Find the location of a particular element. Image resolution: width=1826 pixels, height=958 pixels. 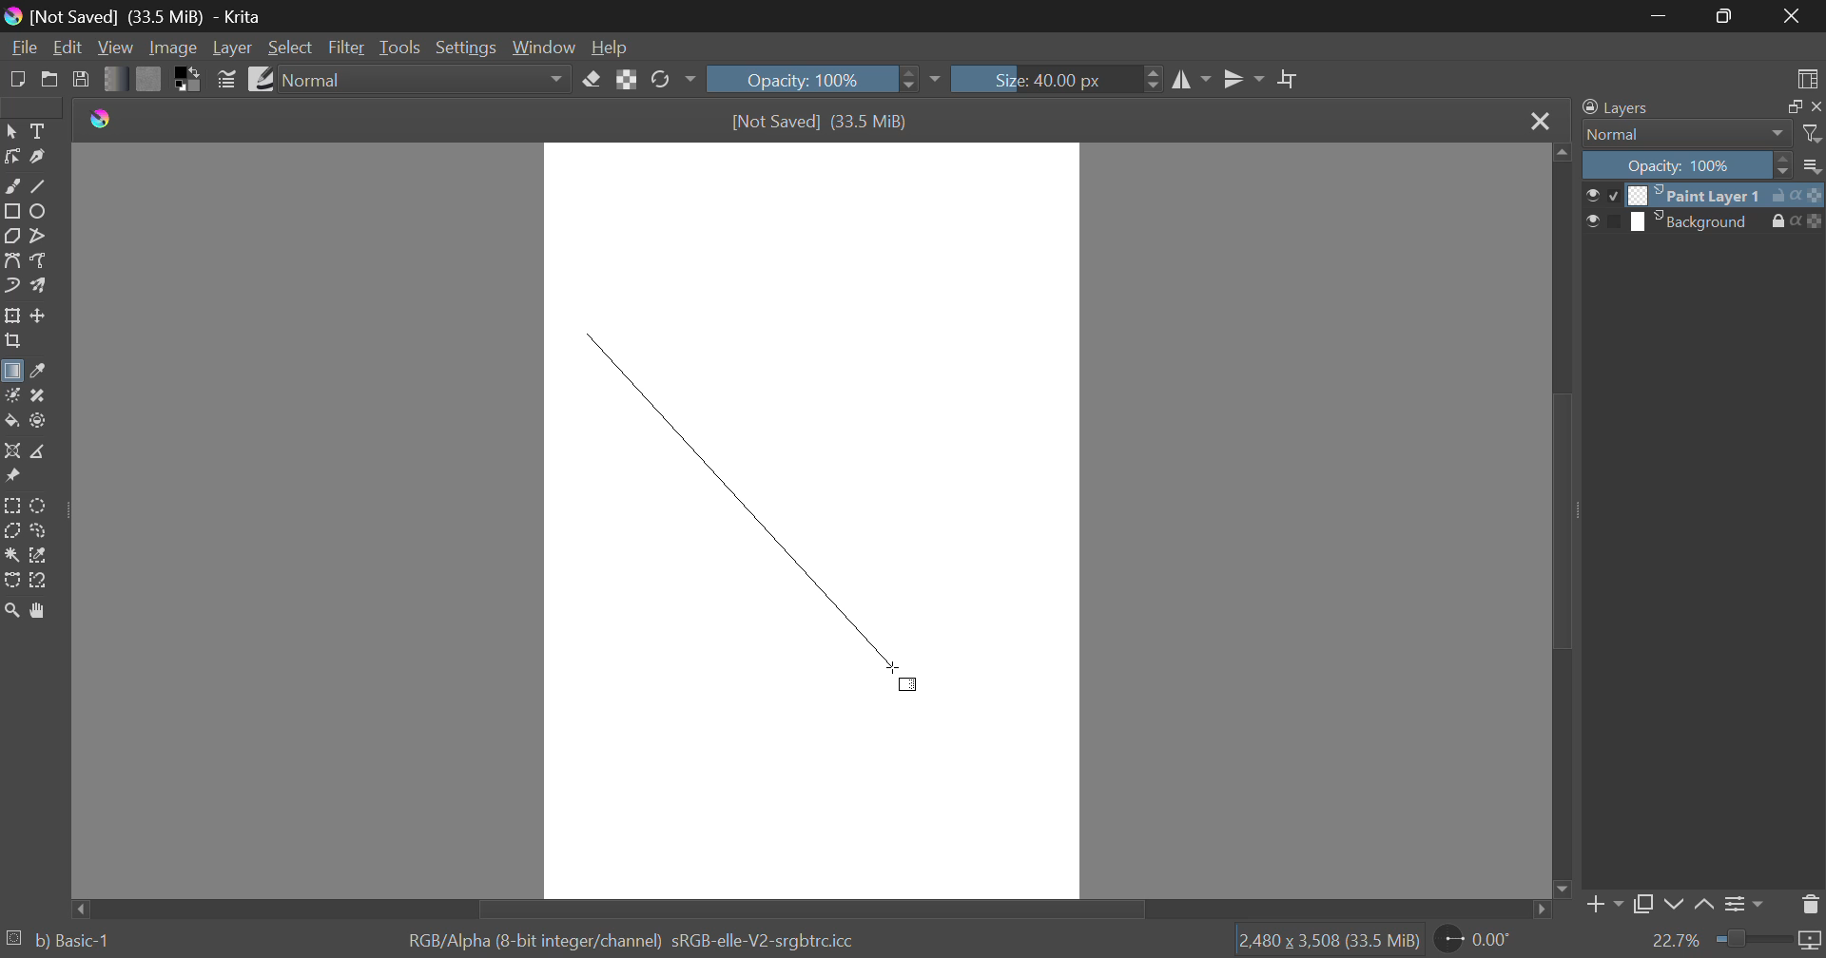

Pan is located at coordinates (36, 610).